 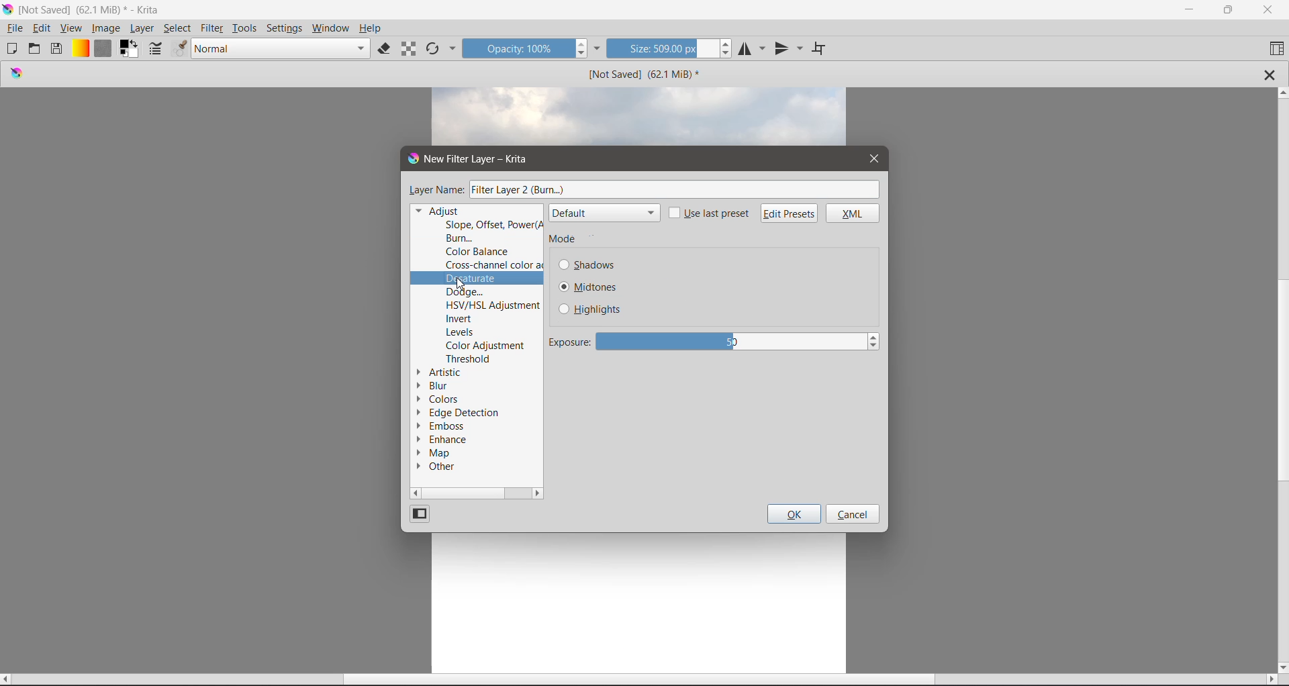 What do you see at coordinates (213, 28) in the screenshot?
I see `Filter` at bounding box center [213, 28].